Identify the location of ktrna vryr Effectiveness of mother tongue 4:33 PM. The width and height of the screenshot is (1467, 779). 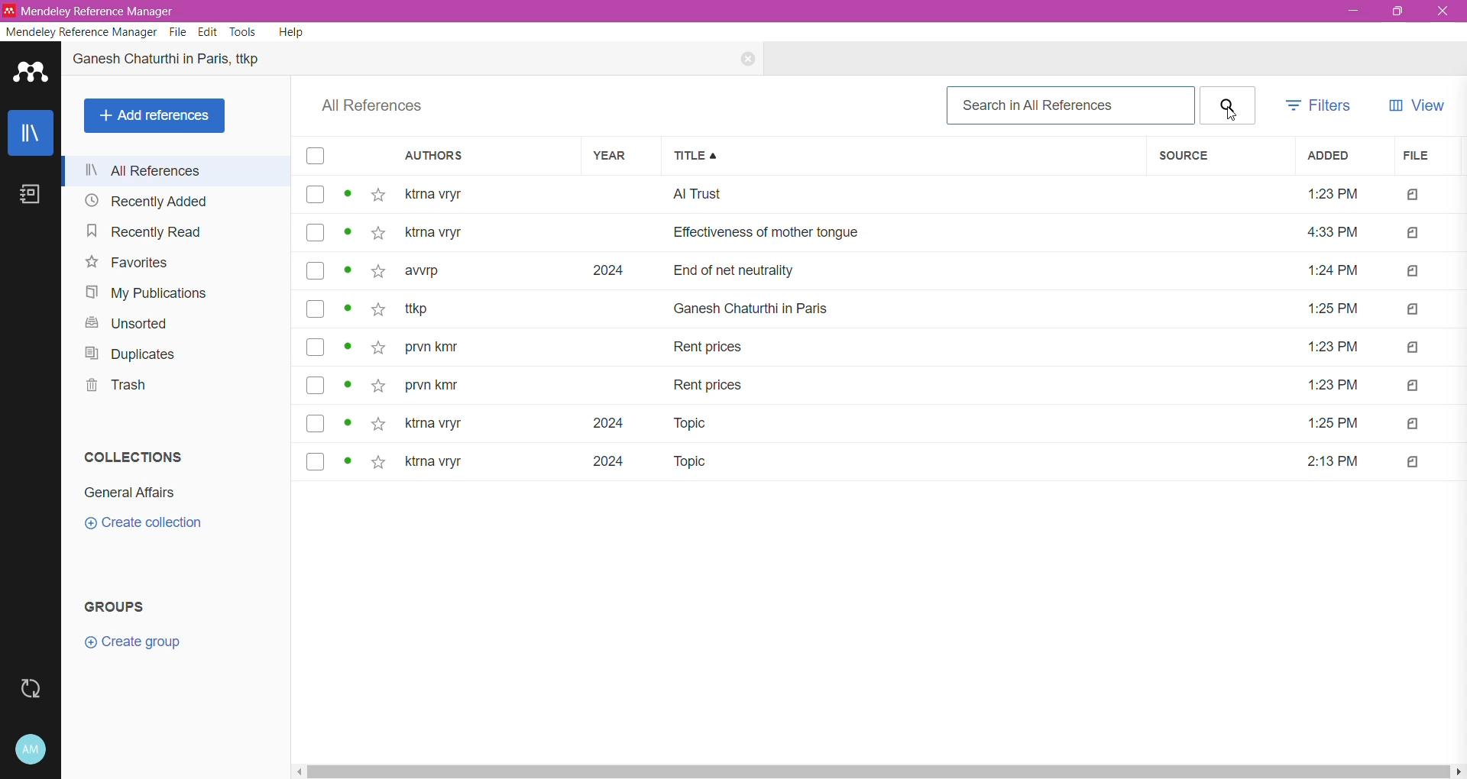
(883, 233).